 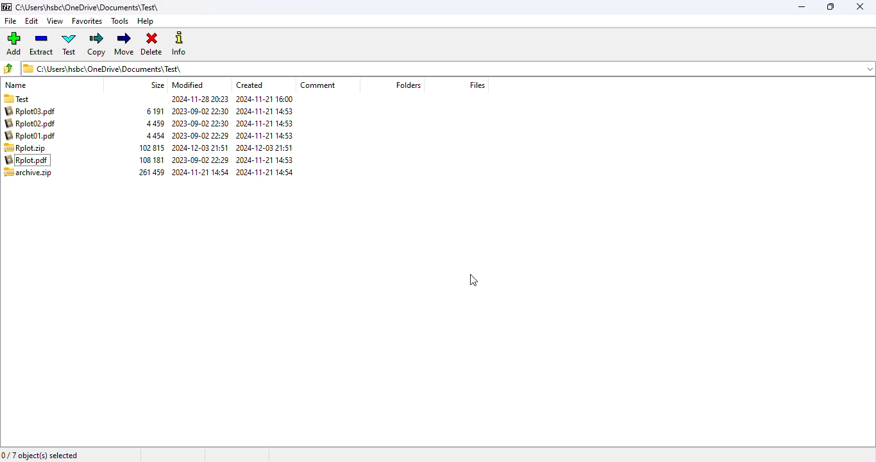 I want to click on edit, so click(x=32, y=21).